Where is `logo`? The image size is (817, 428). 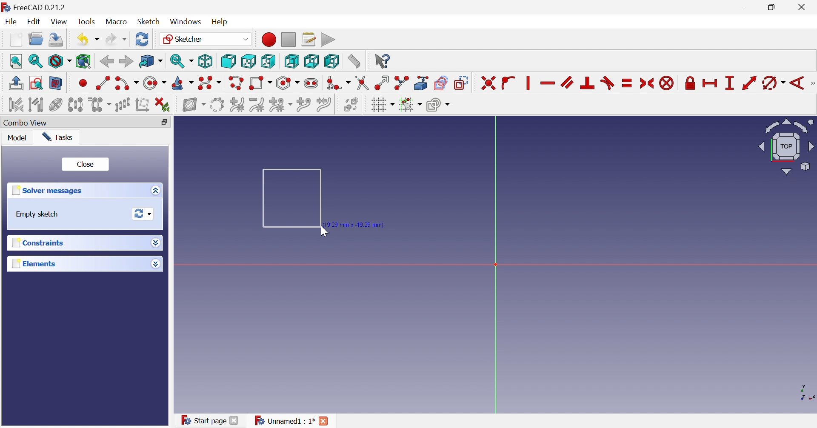 logo is located at coordinates (6, 6).